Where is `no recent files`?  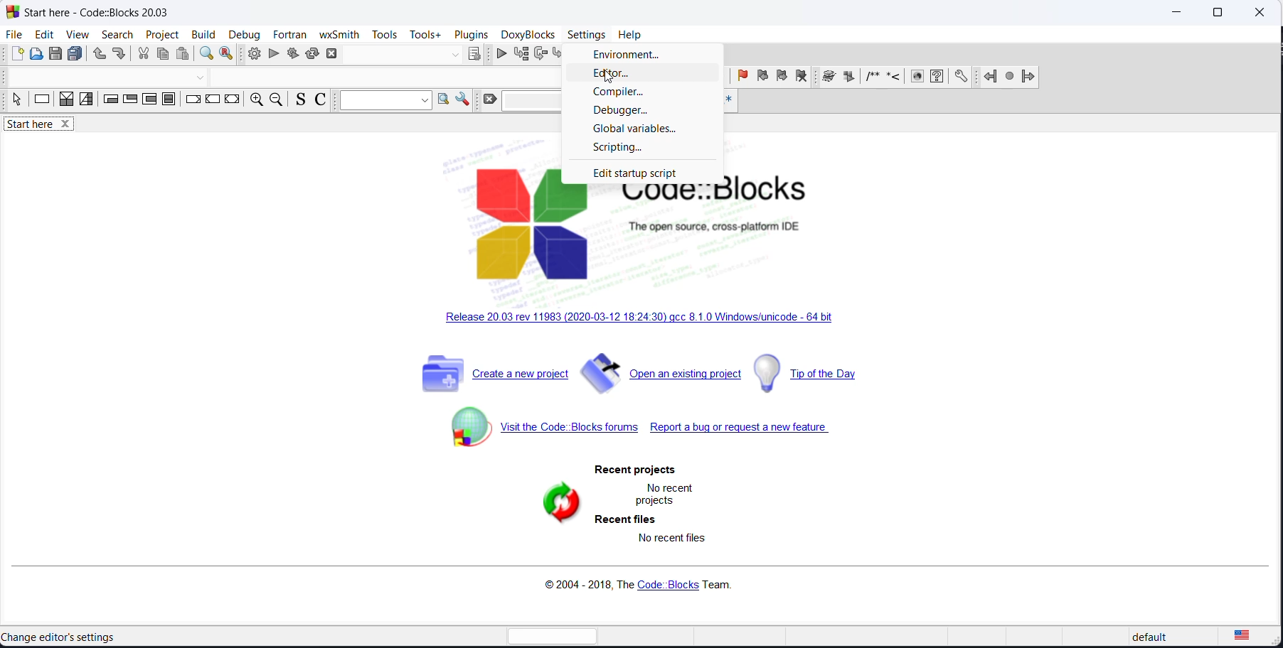
no recent files is located at coordinates (676, 538).